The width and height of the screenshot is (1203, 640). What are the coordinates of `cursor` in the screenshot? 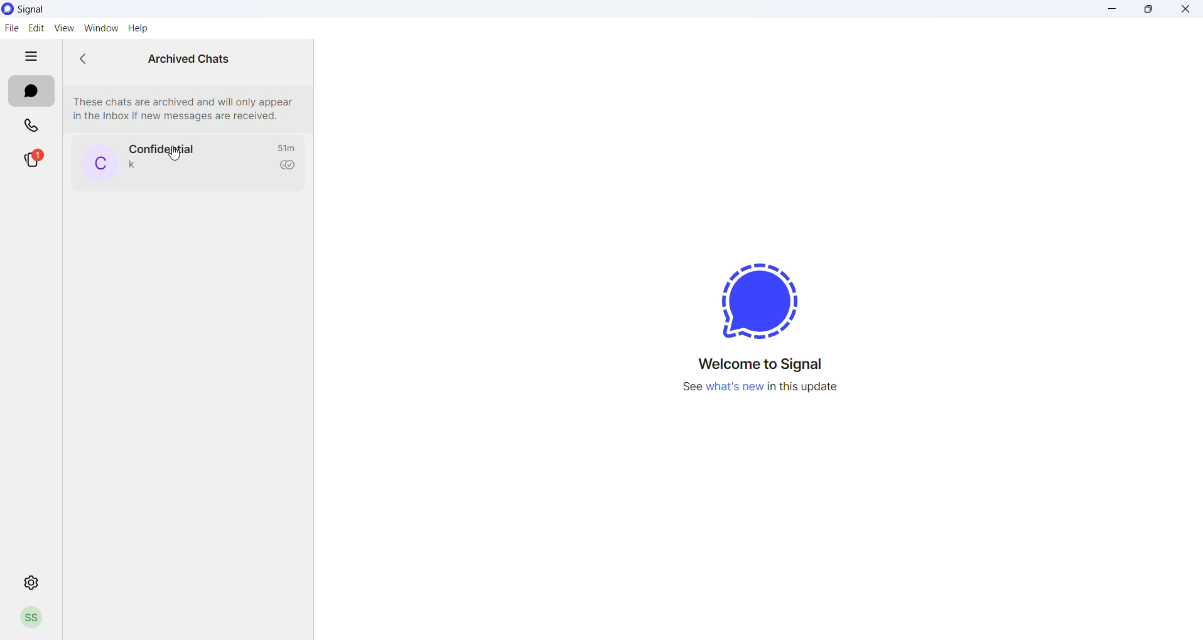 It's located at (173, 156).